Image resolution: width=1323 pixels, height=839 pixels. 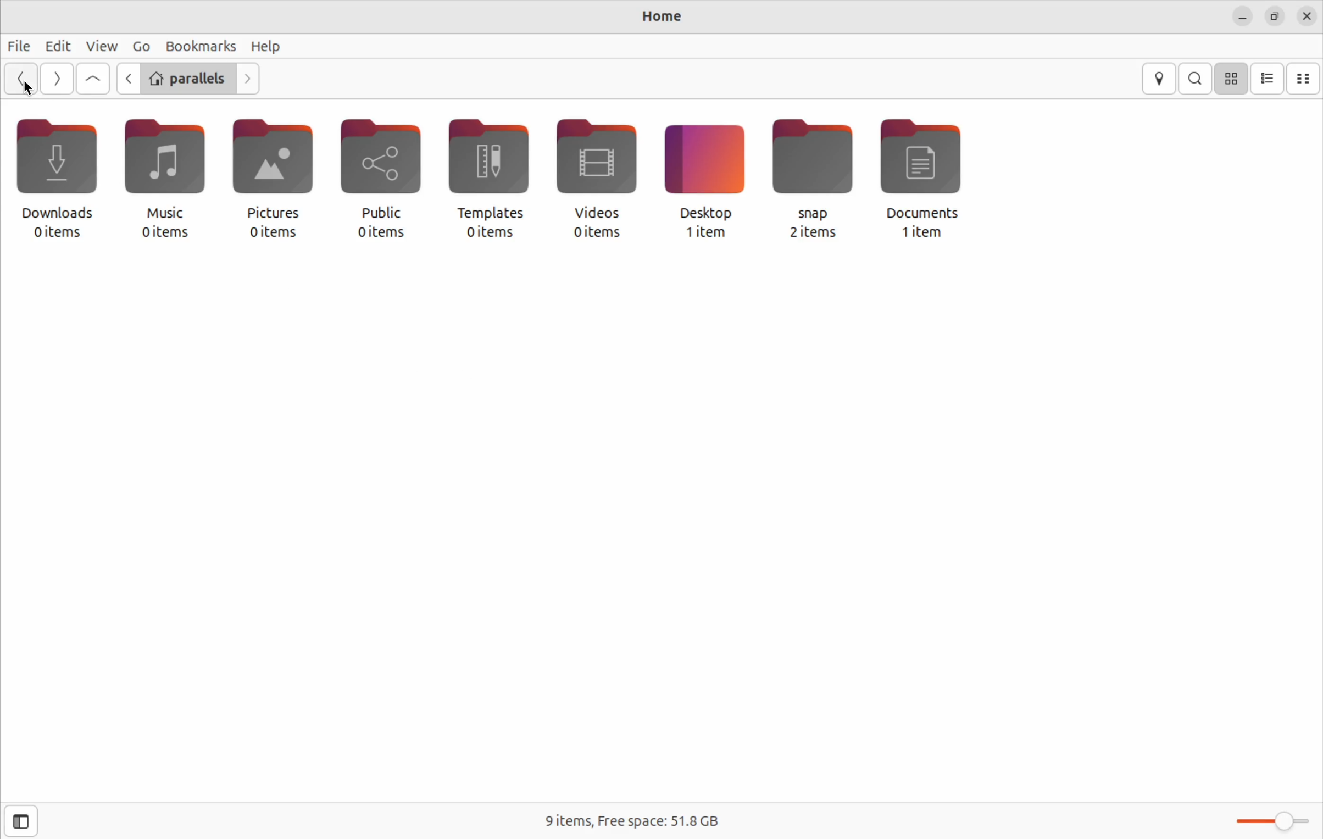 What do you see at coordinates (376, 176) in the screenshot?
I see `public 0 items` at bounding box center [376, 176].